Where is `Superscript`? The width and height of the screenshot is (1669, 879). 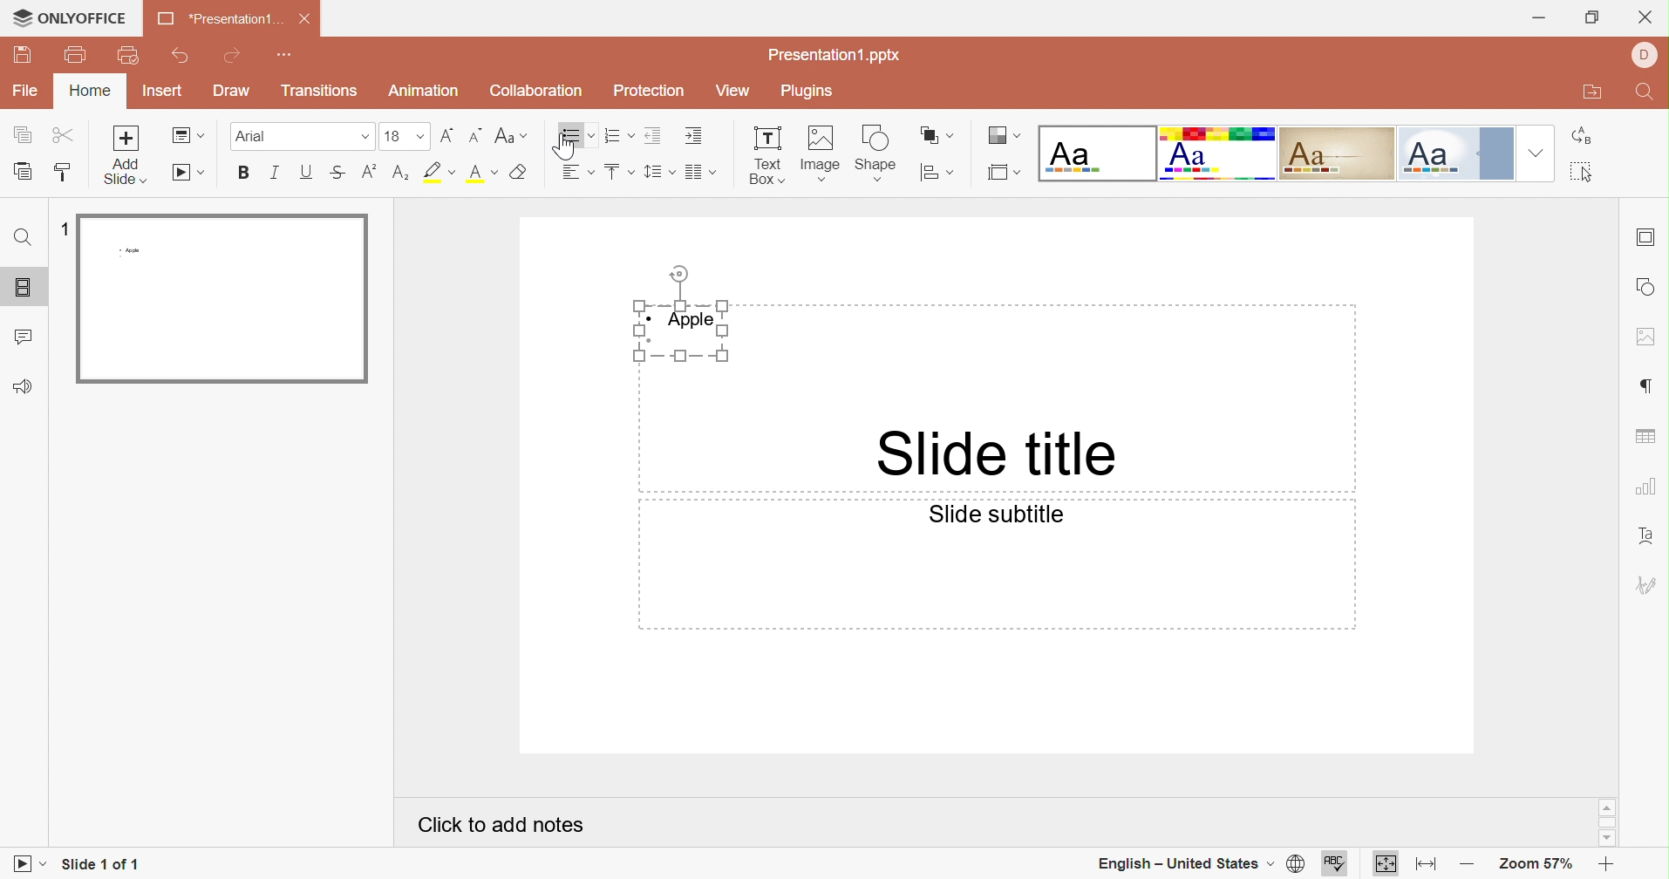 Superscript is located at coordinates (337, 174).